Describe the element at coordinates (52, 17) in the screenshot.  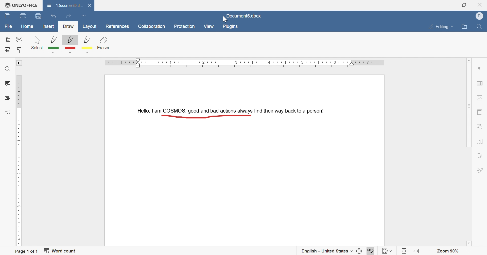
I see `undo` at that location.